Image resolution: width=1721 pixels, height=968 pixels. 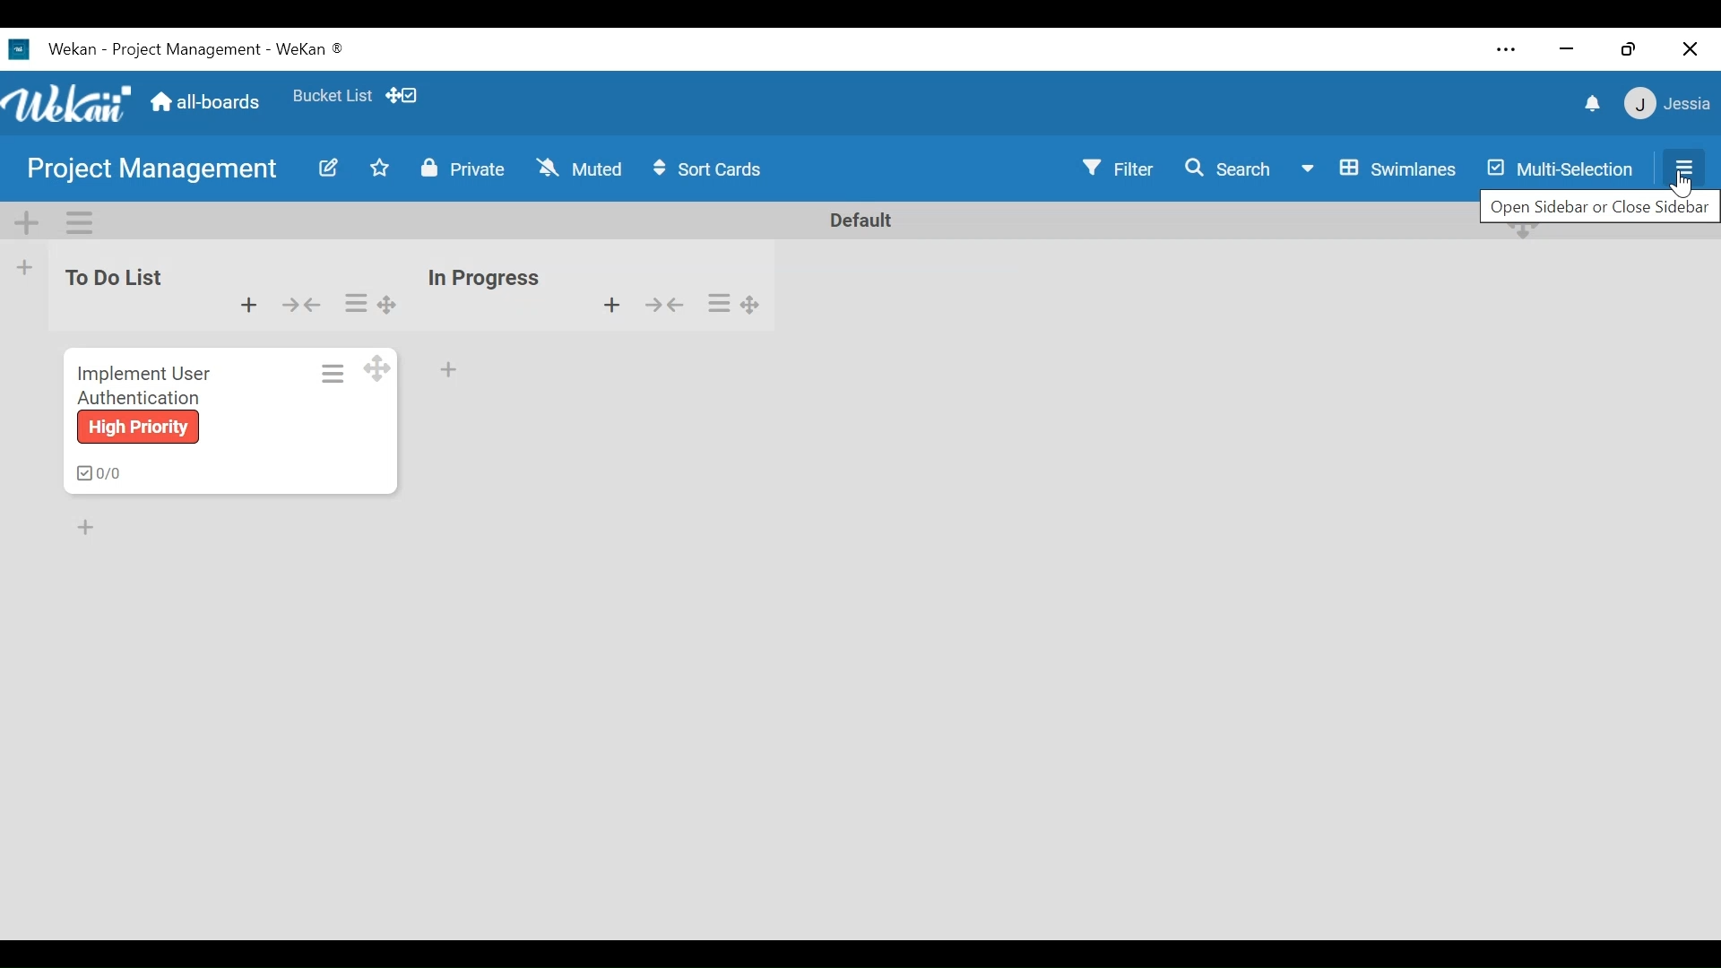 I want to click on settings and more, so click(x=1504, y=50).